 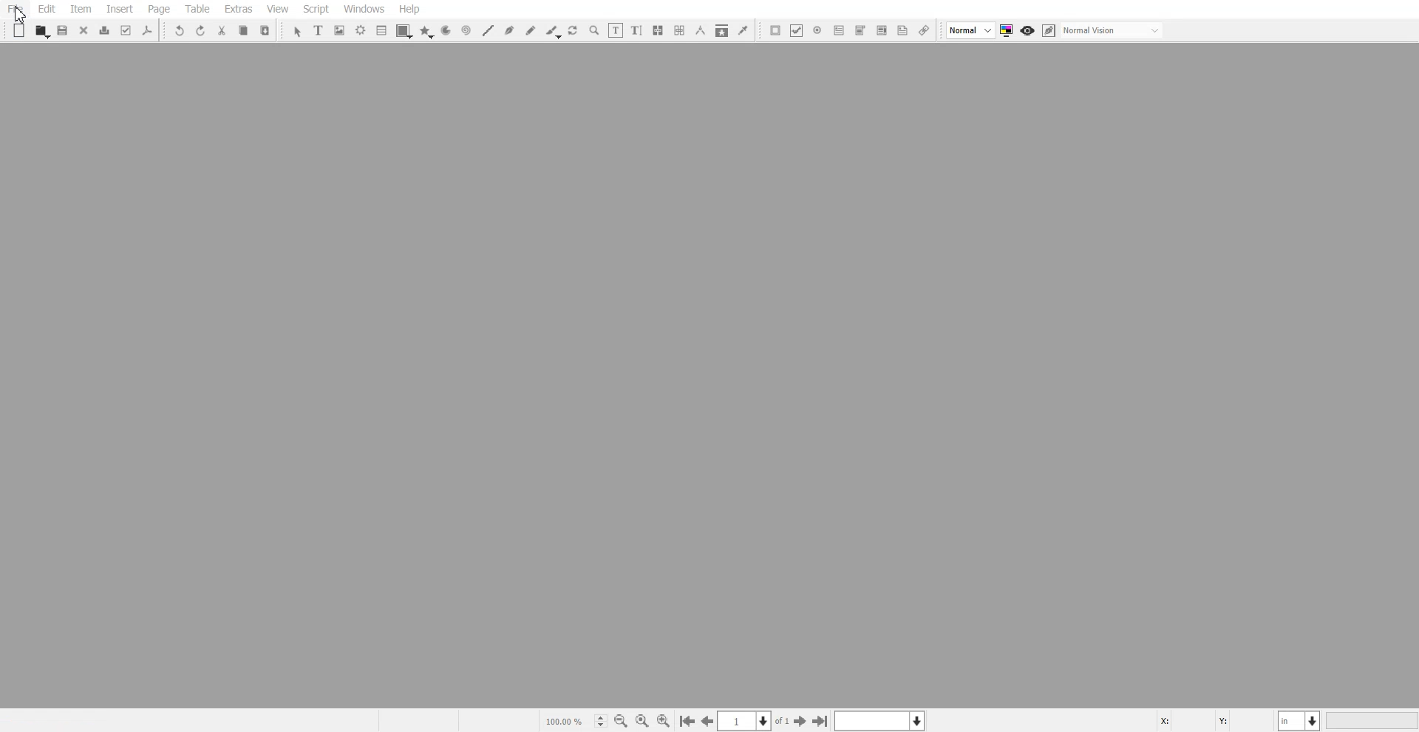 I want to click on Table, so click(x=197, y=9).